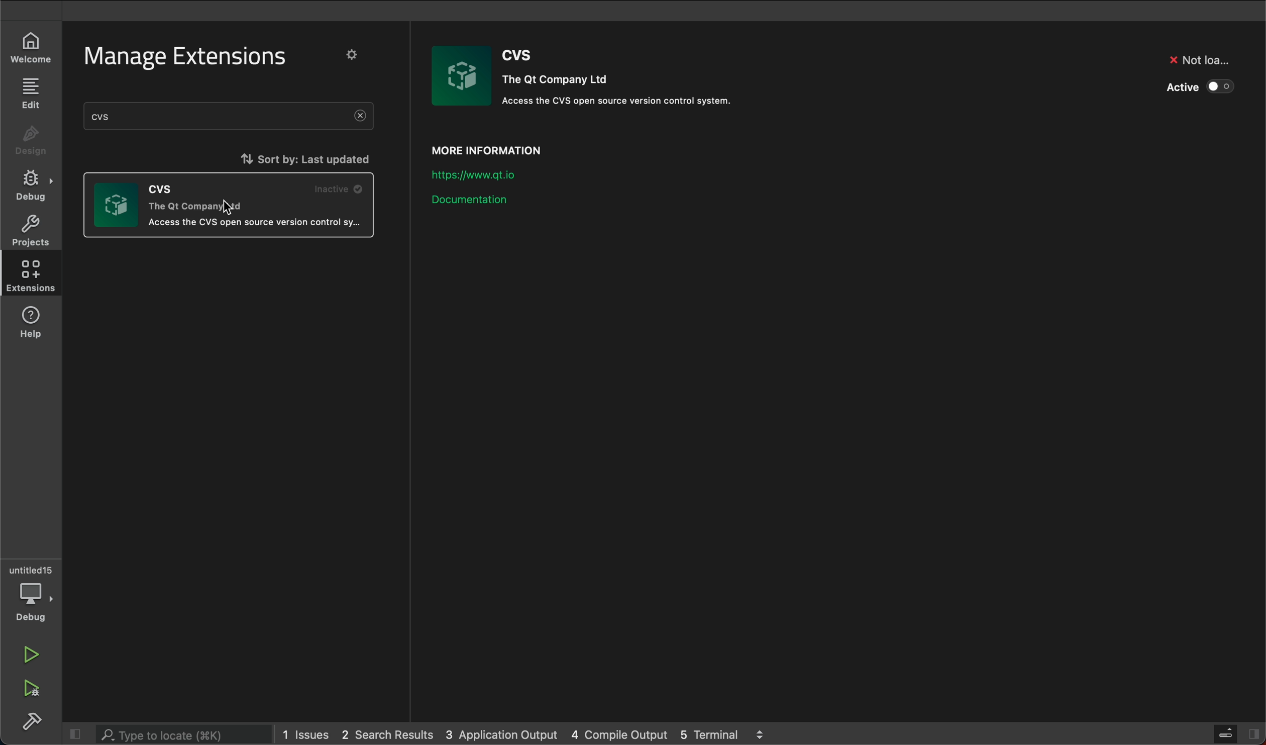 This screenshot has height=745, width=1266. Describe the element at coordinates (1237, 734) in the screenshot. I see `open sidebar` at that location.